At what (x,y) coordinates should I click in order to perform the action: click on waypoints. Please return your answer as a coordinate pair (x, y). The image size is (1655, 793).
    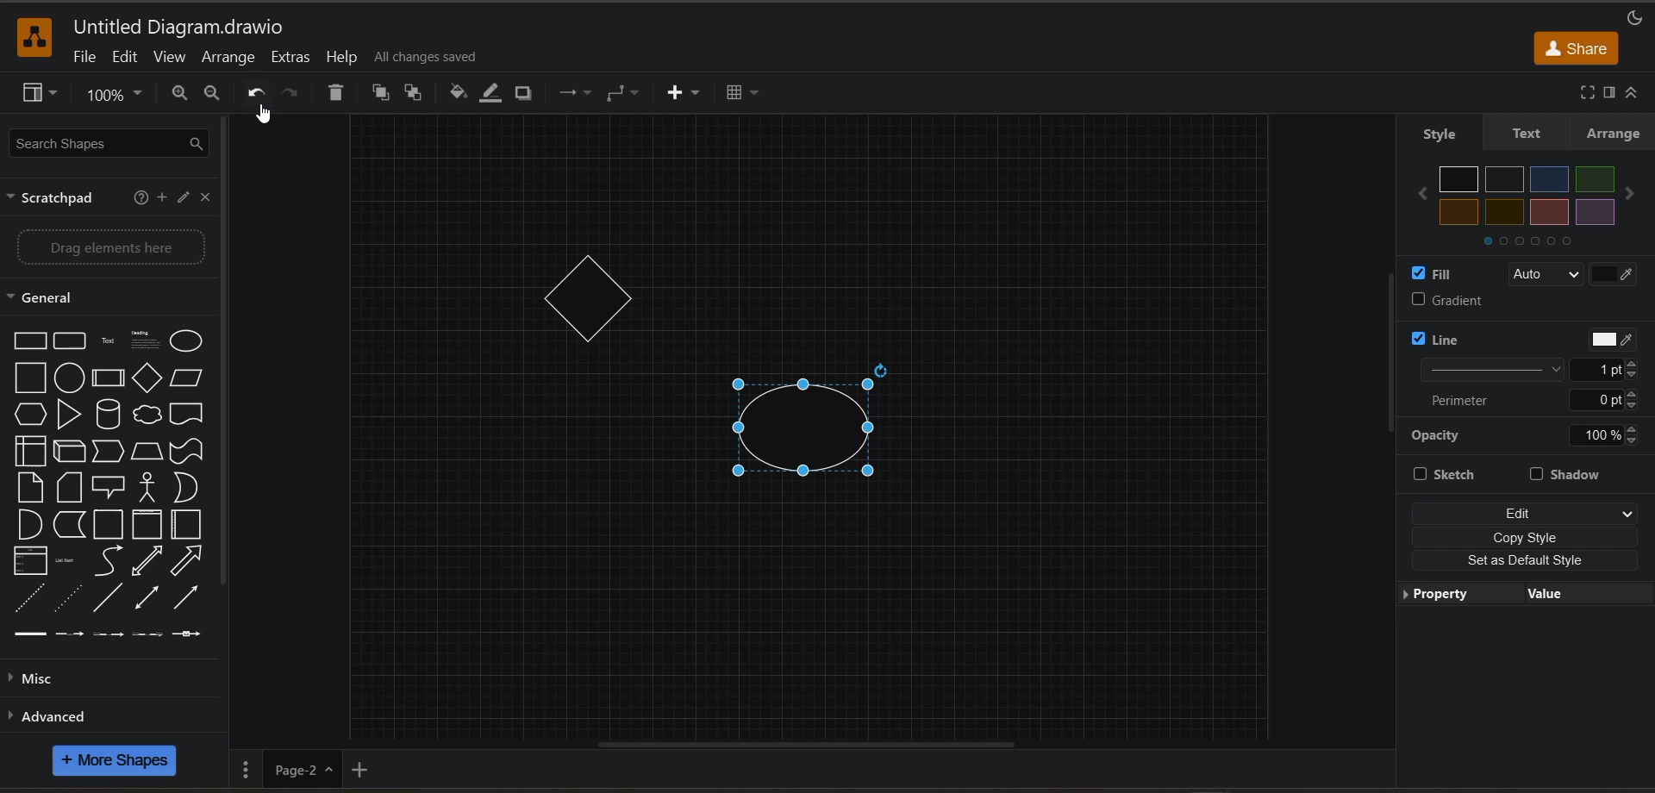
    Looking at the image, I should click on (628, 95).